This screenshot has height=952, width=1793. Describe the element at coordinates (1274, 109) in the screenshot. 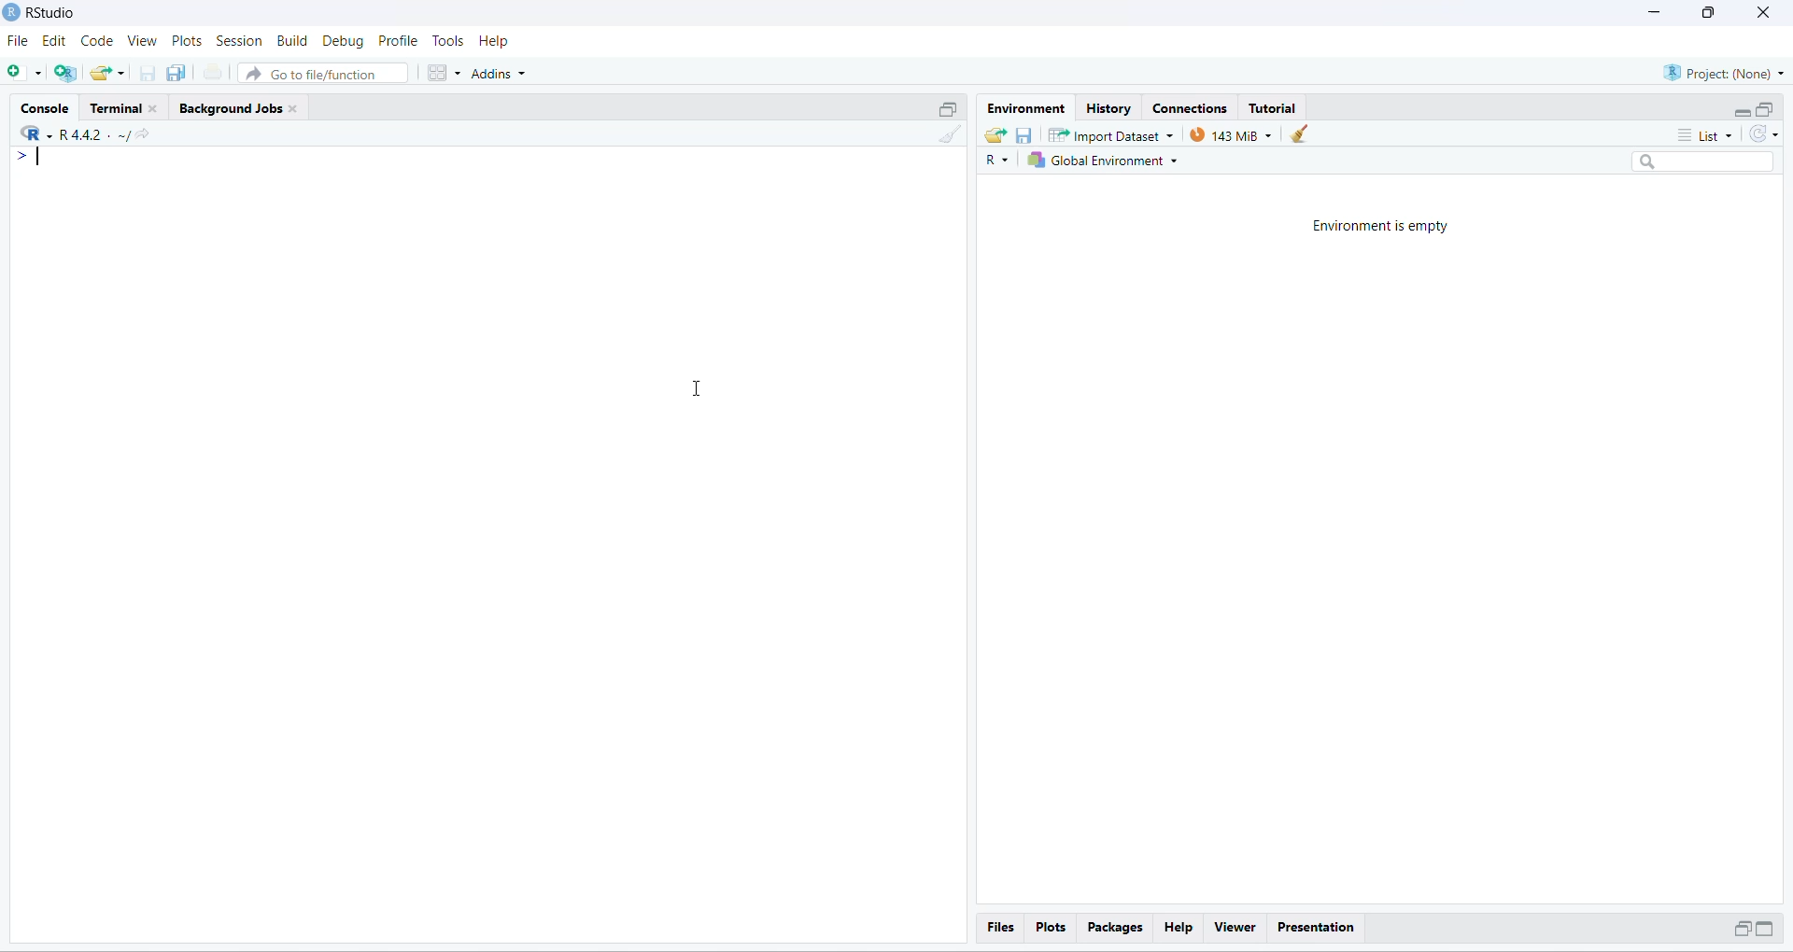

I see `tutorial` at that location.